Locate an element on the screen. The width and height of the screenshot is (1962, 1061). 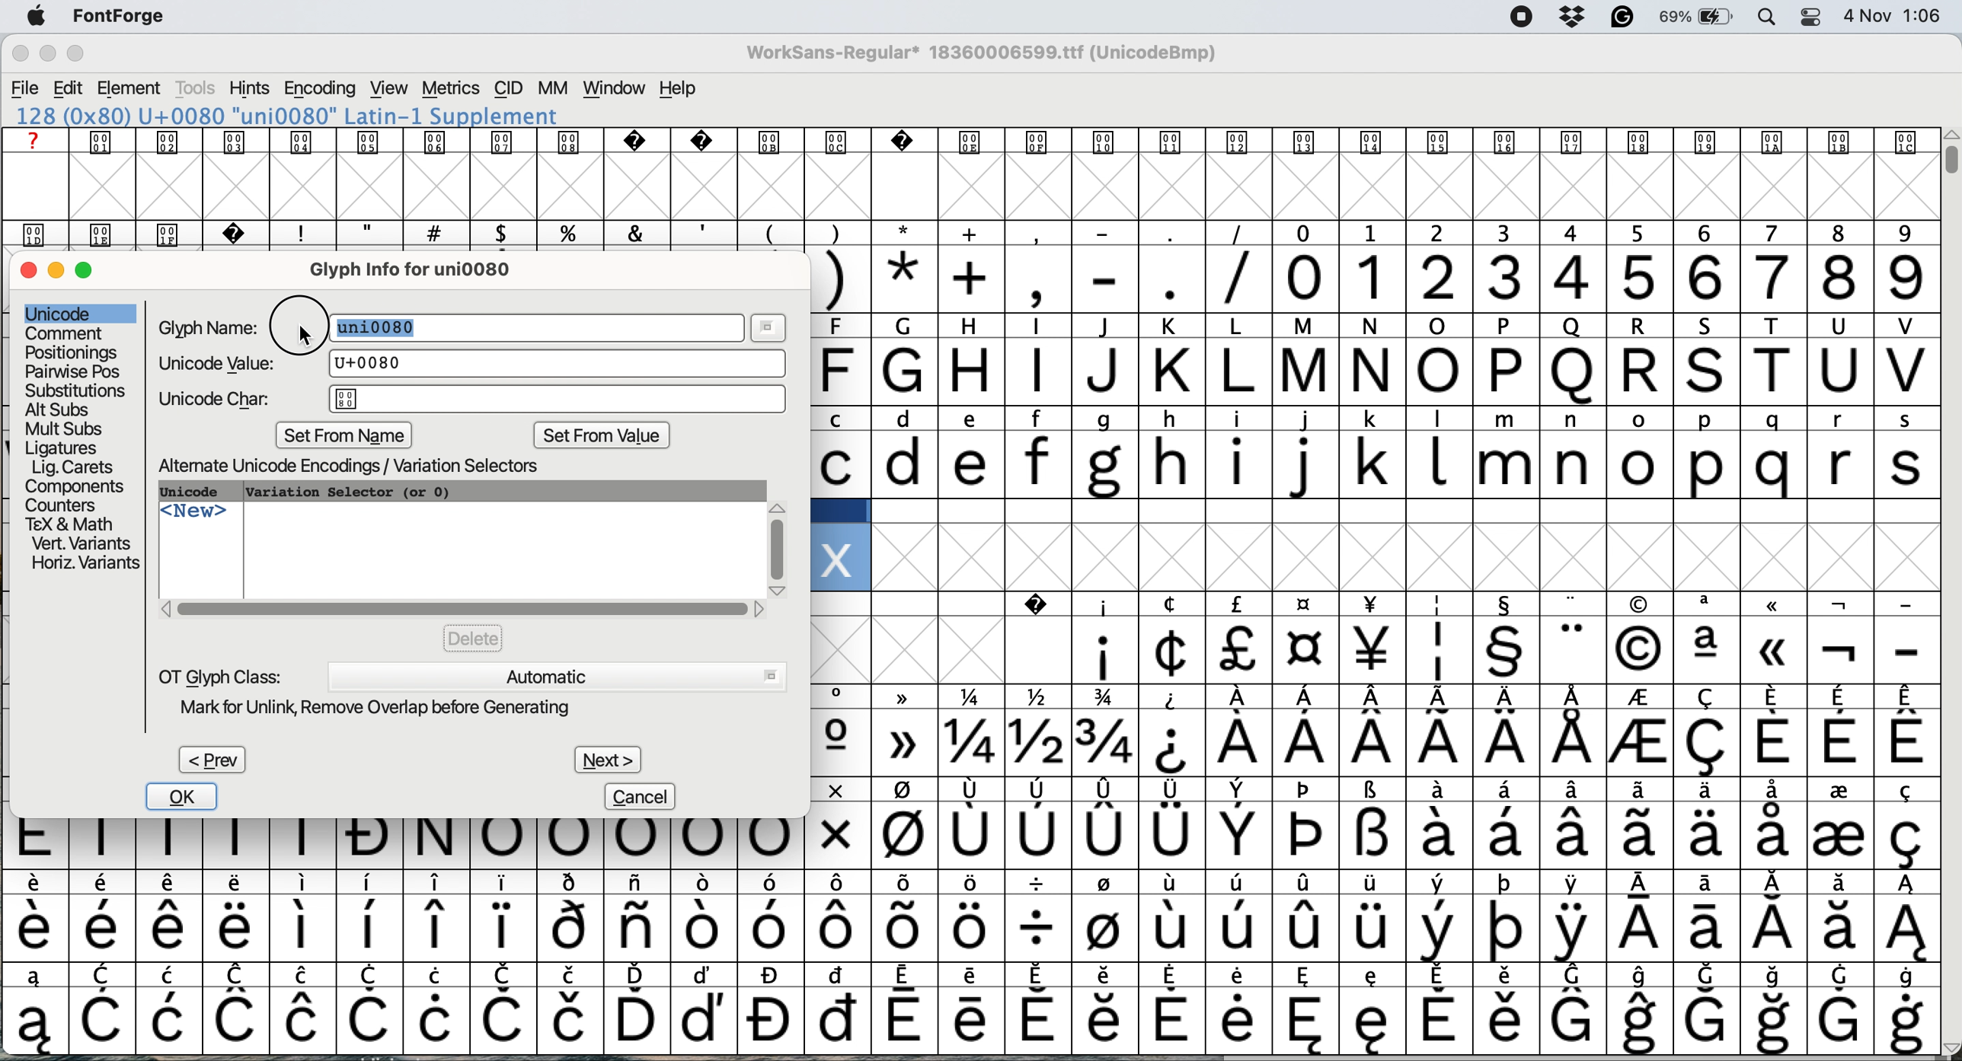
window is located at coordinates (613, 89).